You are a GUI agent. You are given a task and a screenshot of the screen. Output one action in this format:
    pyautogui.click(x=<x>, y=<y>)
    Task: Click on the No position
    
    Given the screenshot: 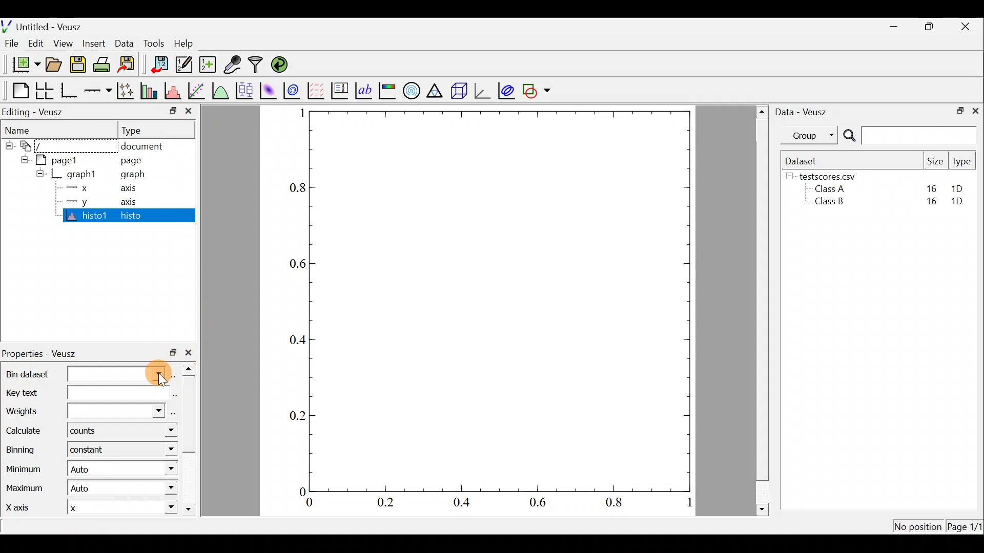 What is the action you would take?
    pyautogui.click(x=917, y=524)
    